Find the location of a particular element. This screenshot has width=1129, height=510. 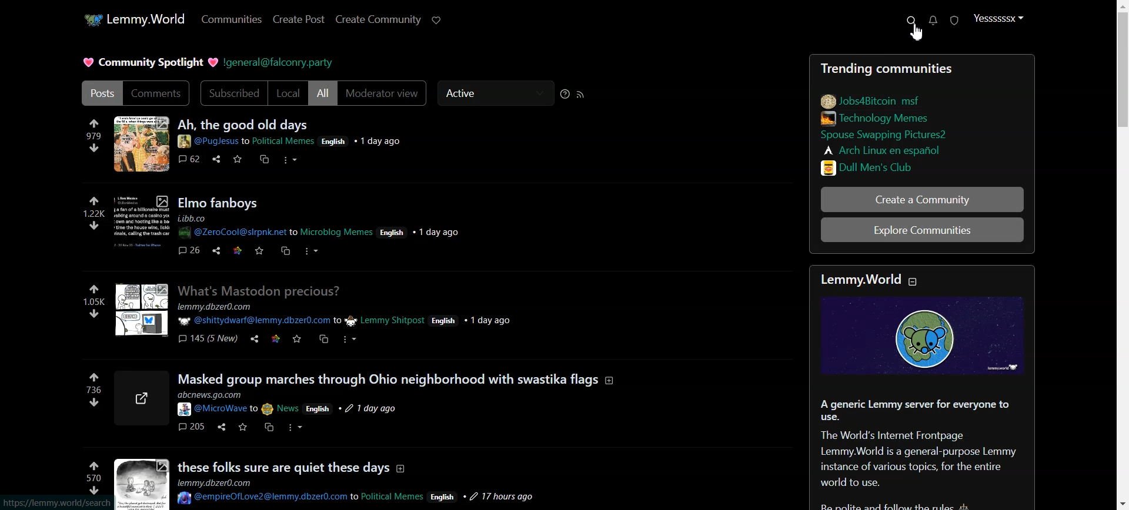

save is located at coordinates (298, 338).